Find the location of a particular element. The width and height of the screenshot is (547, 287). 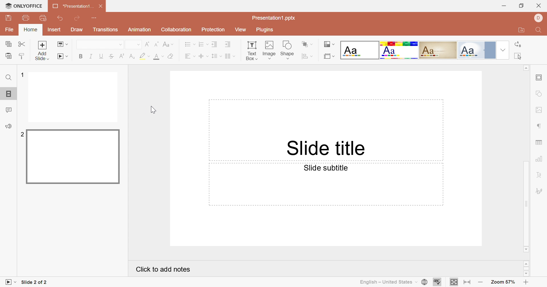

Scroll down is located at coordinates (526, 273).